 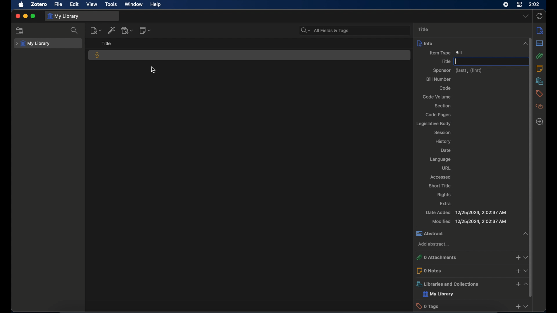 What do you see at coordinates (446, 150) in the screenshot?
I see `date` at bounding box center [446, 150].